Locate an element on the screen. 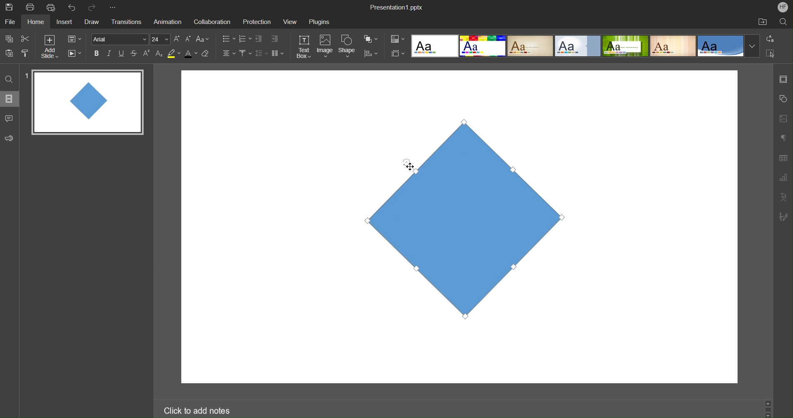  Vertical Align is located at coordinates (245, 53).